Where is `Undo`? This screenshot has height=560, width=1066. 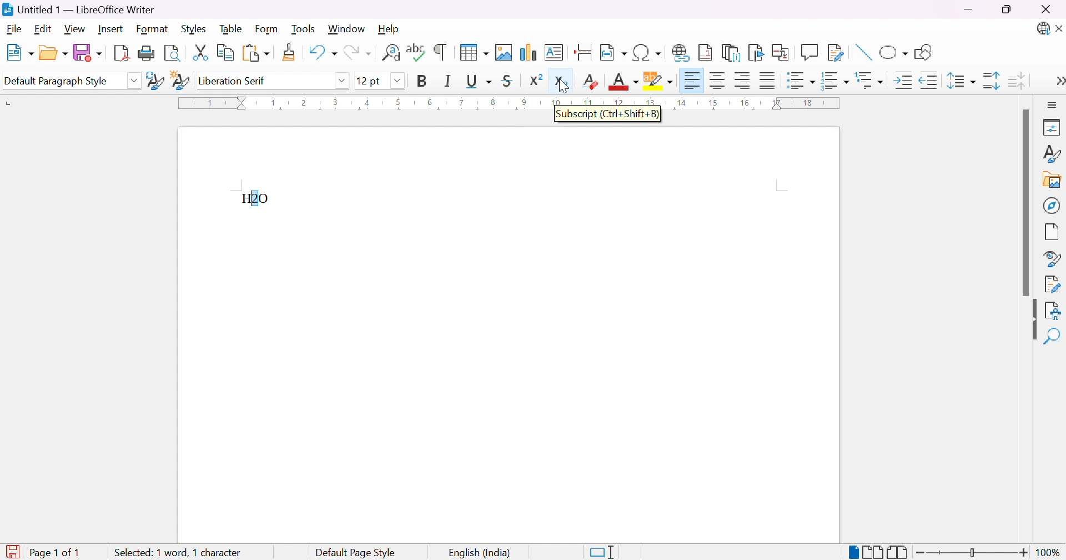
Undo is located at coordinates (321, 55).